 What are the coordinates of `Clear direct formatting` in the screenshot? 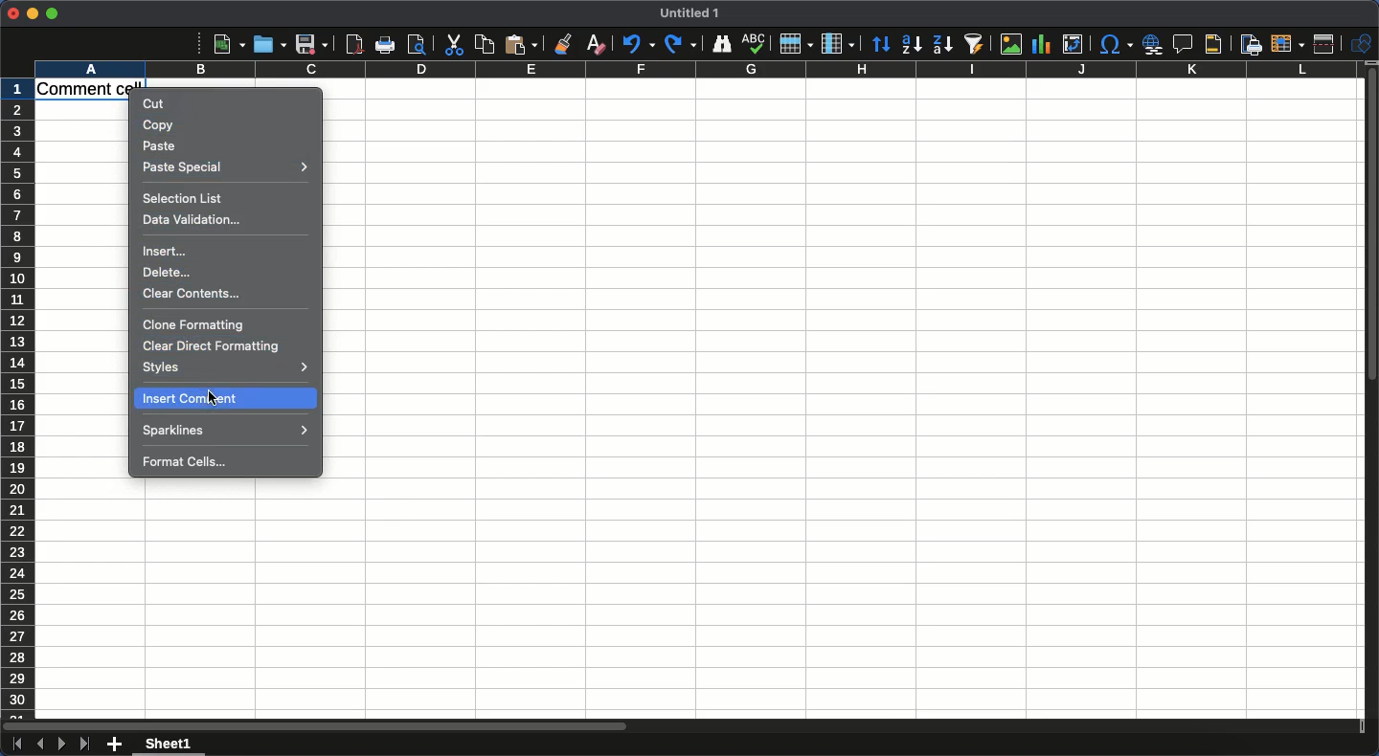 It's located at (213, 346).